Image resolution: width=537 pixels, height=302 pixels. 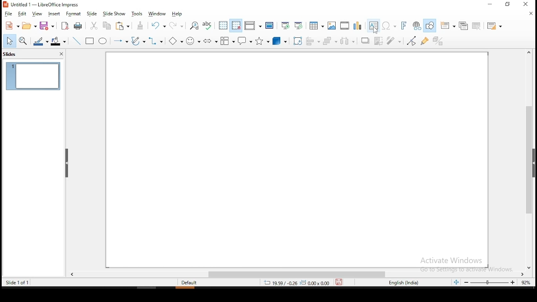 What do you see at coordinates (11, 55) in the screenshot?
I see `slides` at bounding box center [11, 55].